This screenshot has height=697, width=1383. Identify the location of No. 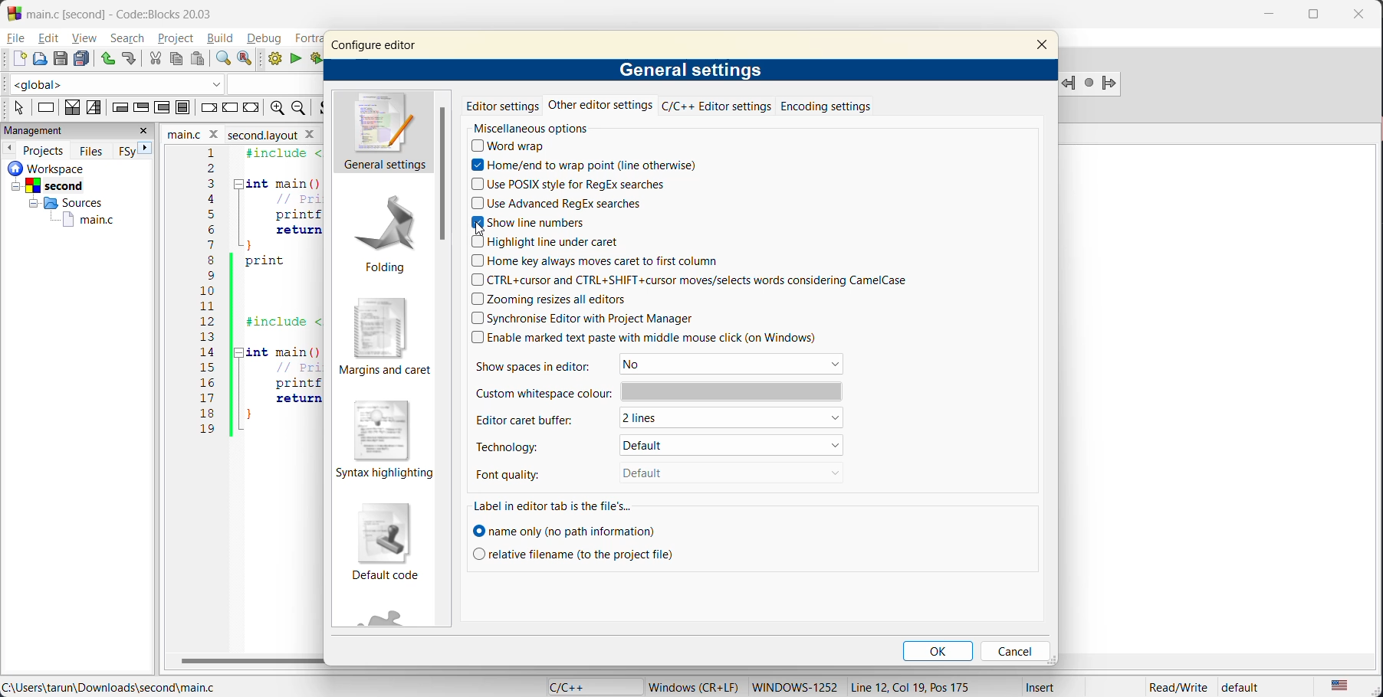
(735, 365).